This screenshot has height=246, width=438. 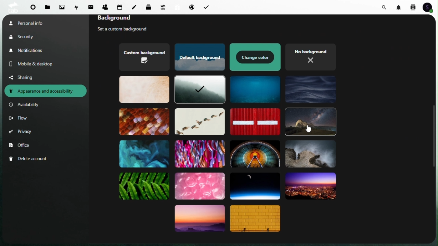 I want to click on Themes, so click(x=144, y=153).